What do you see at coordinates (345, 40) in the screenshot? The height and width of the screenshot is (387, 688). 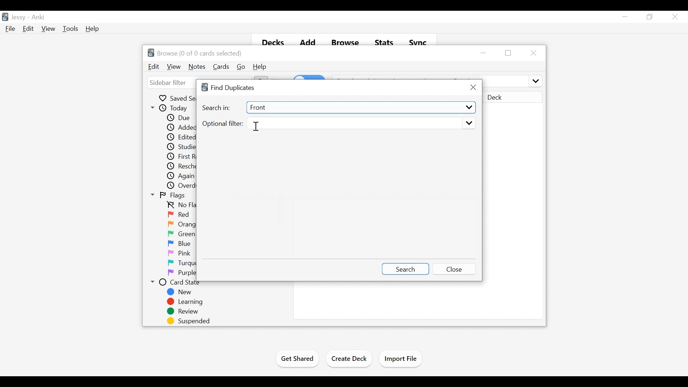 I see `Browse` at bounding box center [345, 40].